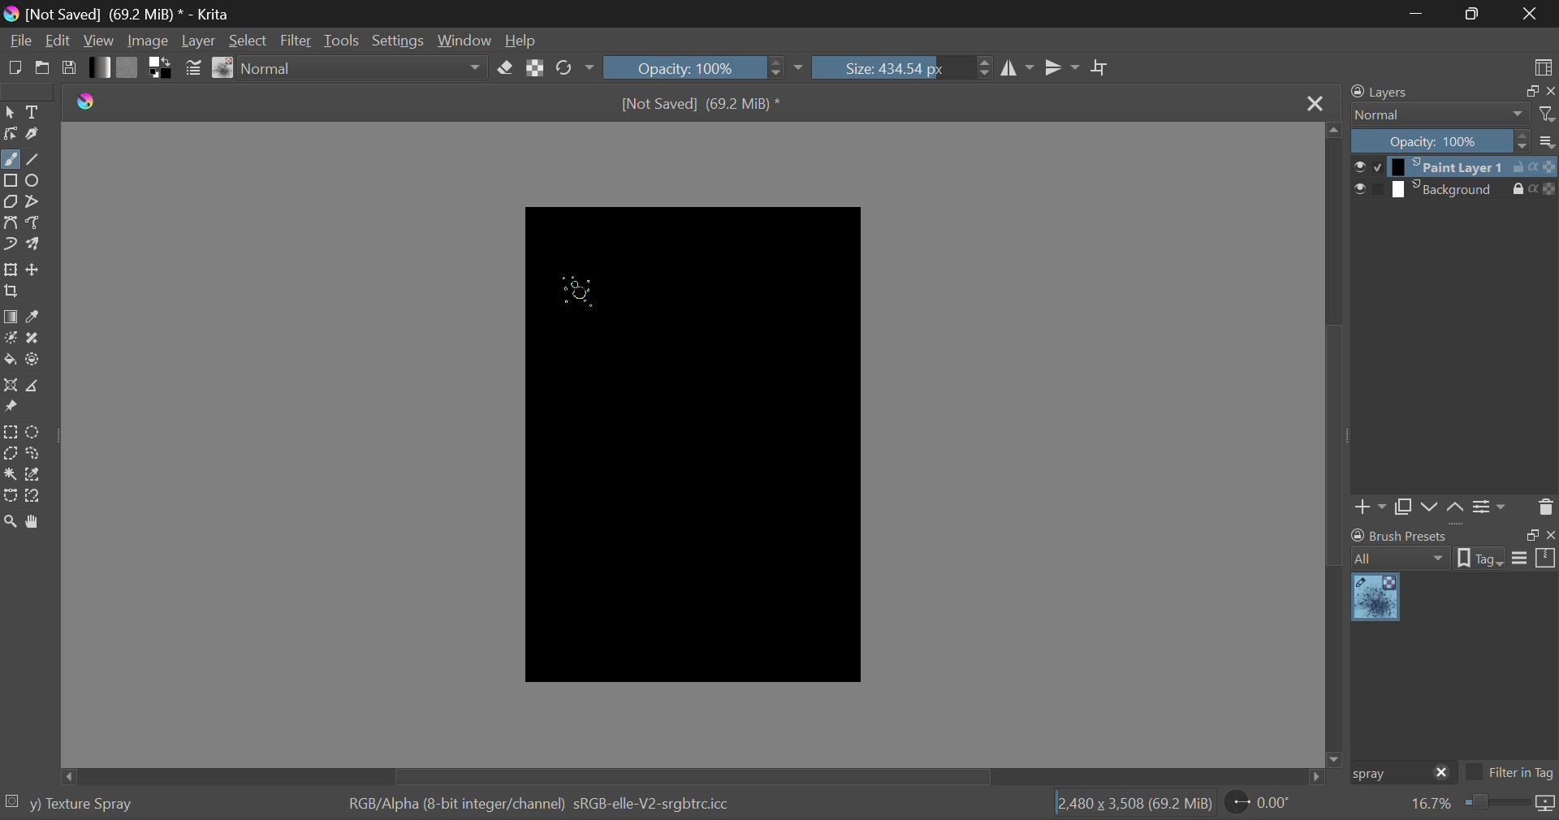 Image resolution: width=1559 pixels, height=820 pixels. I want to click on Blank Black Fill Canvas, so click(696, 446).